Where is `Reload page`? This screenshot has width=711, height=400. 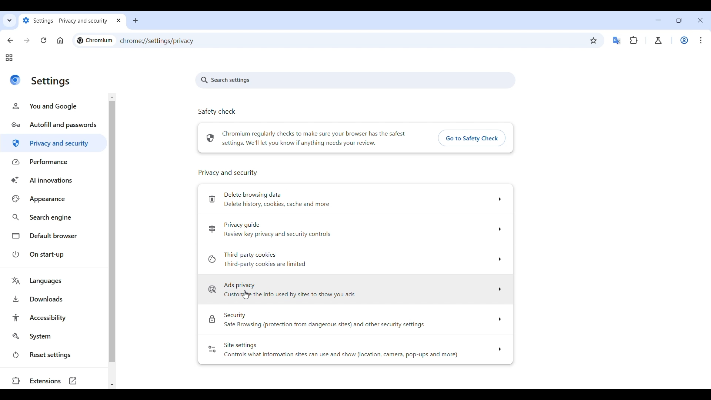 Reload page is located at coordinates (43, 40).